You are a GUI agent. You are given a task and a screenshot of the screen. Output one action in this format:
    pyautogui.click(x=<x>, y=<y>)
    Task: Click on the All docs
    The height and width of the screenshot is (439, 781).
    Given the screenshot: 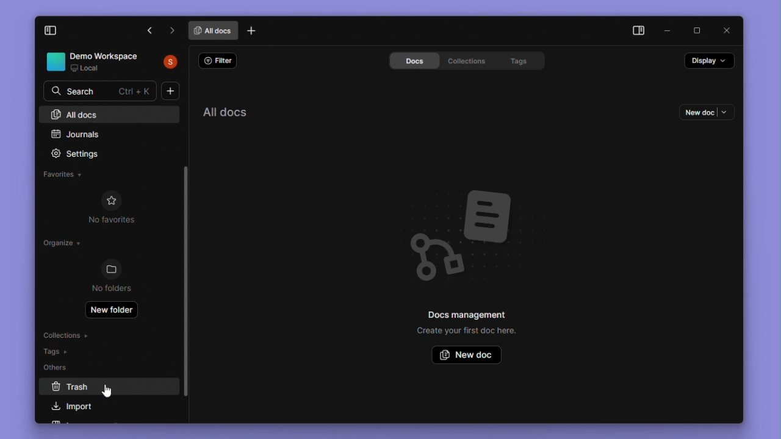 What is the action you would take?
    pyautogui.click(x=110, y=115)
    